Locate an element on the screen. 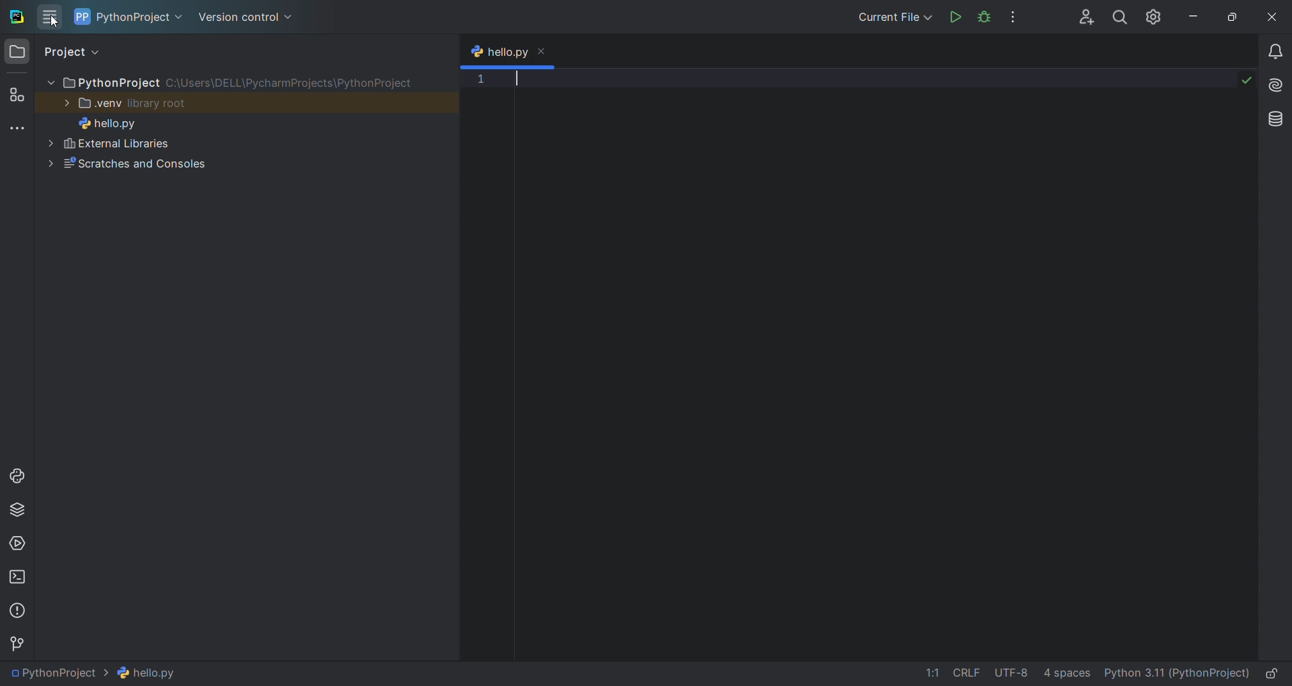  code editor is located at coordinates (857, 363).